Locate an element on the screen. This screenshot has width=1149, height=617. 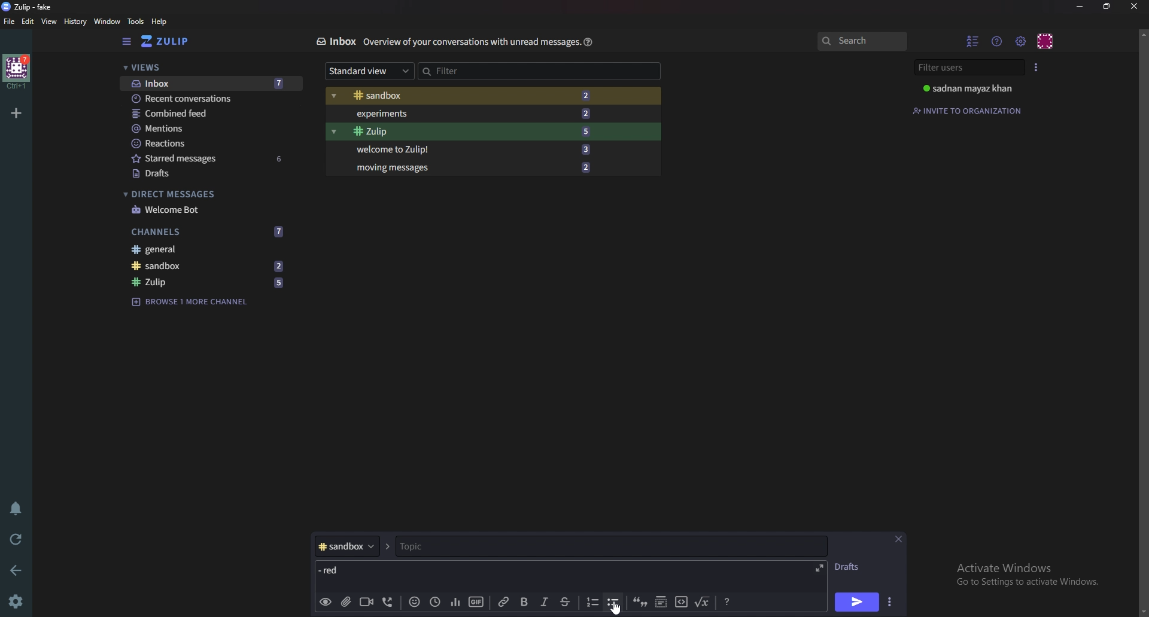
Back is located at coordinates (19, 569).